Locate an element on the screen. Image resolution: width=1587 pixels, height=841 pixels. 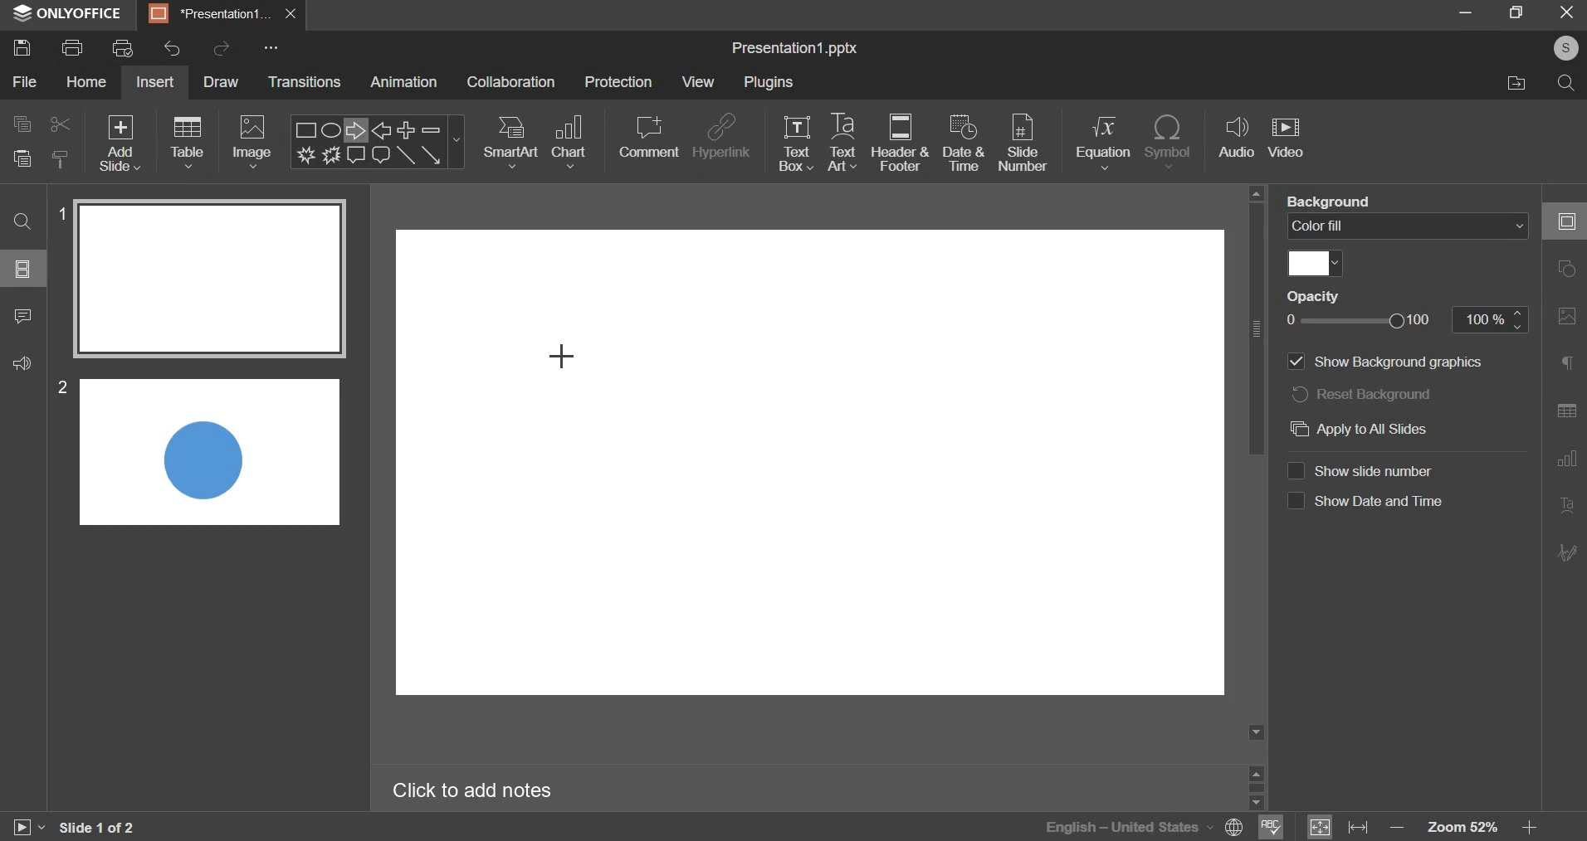
transitions is located at coordinates (301, 80).